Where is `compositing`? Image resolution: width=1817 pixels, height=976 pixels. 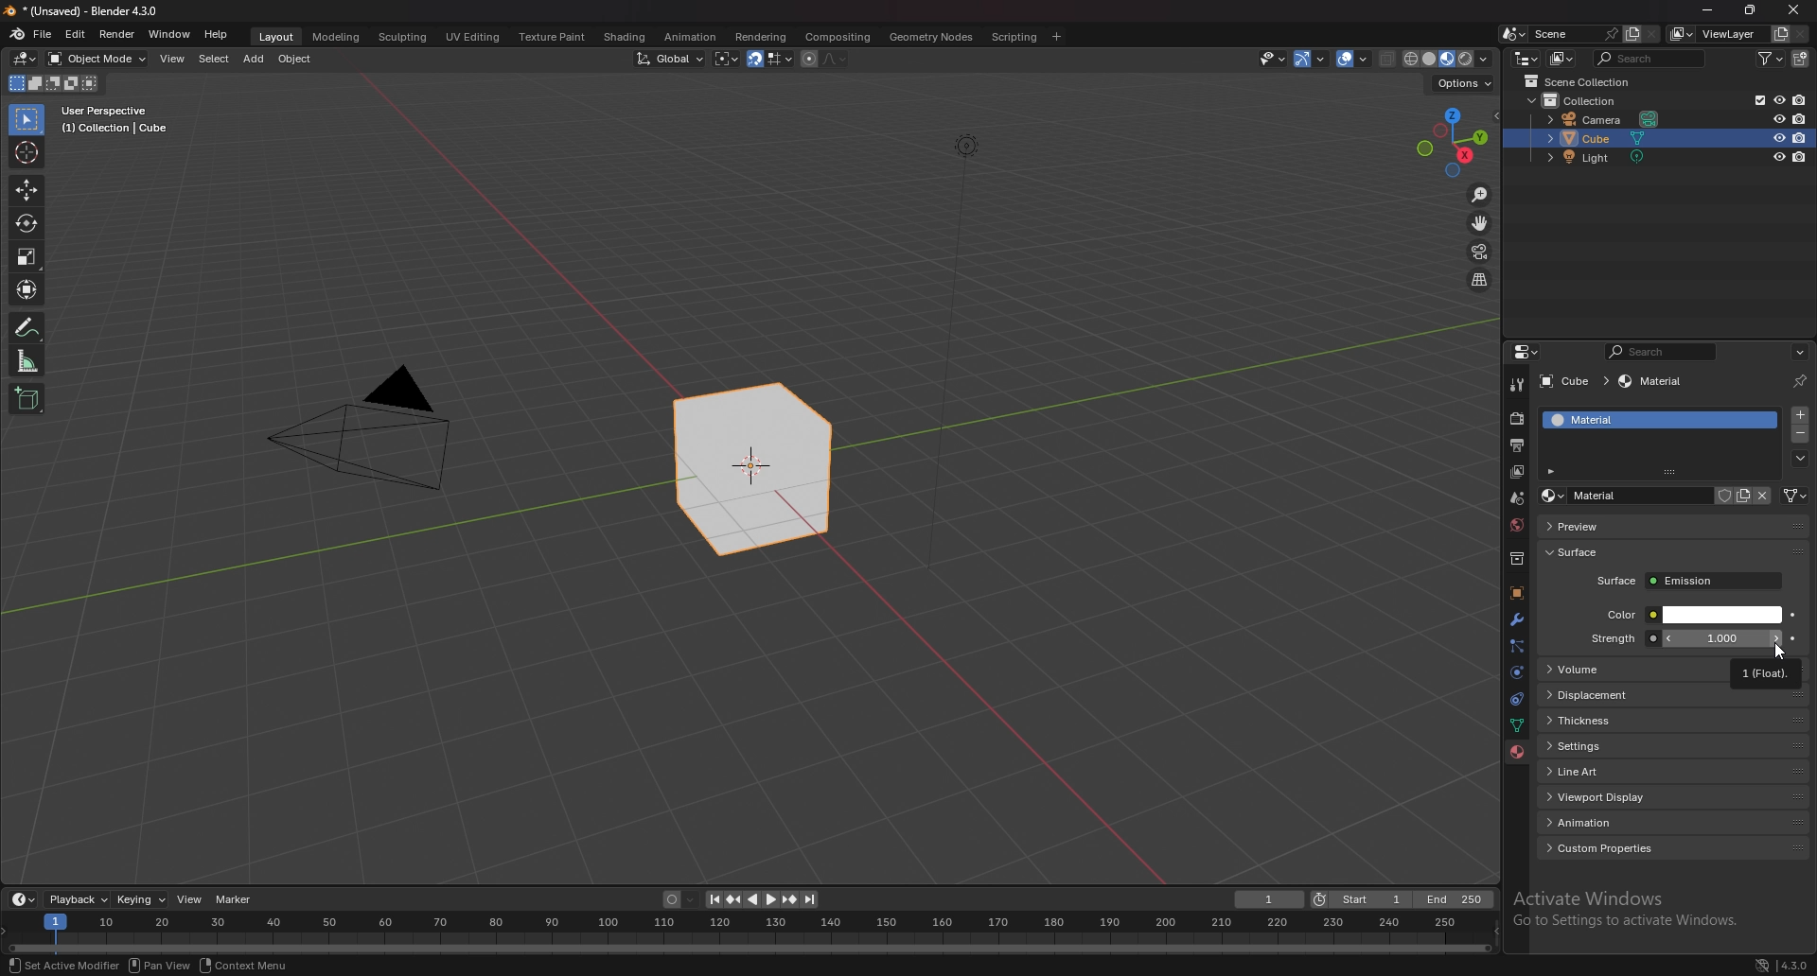
compositing is located at coordinates (837, 37).